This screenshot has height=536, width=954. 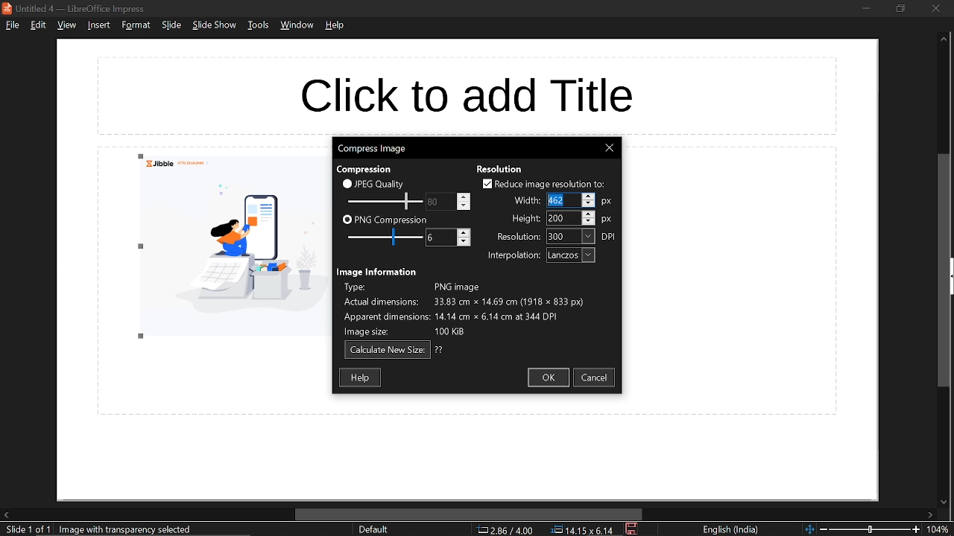 What do you see at coordinates (866, 7) in the screenshot?
I see `minimize` at bounding box center [866, 7].